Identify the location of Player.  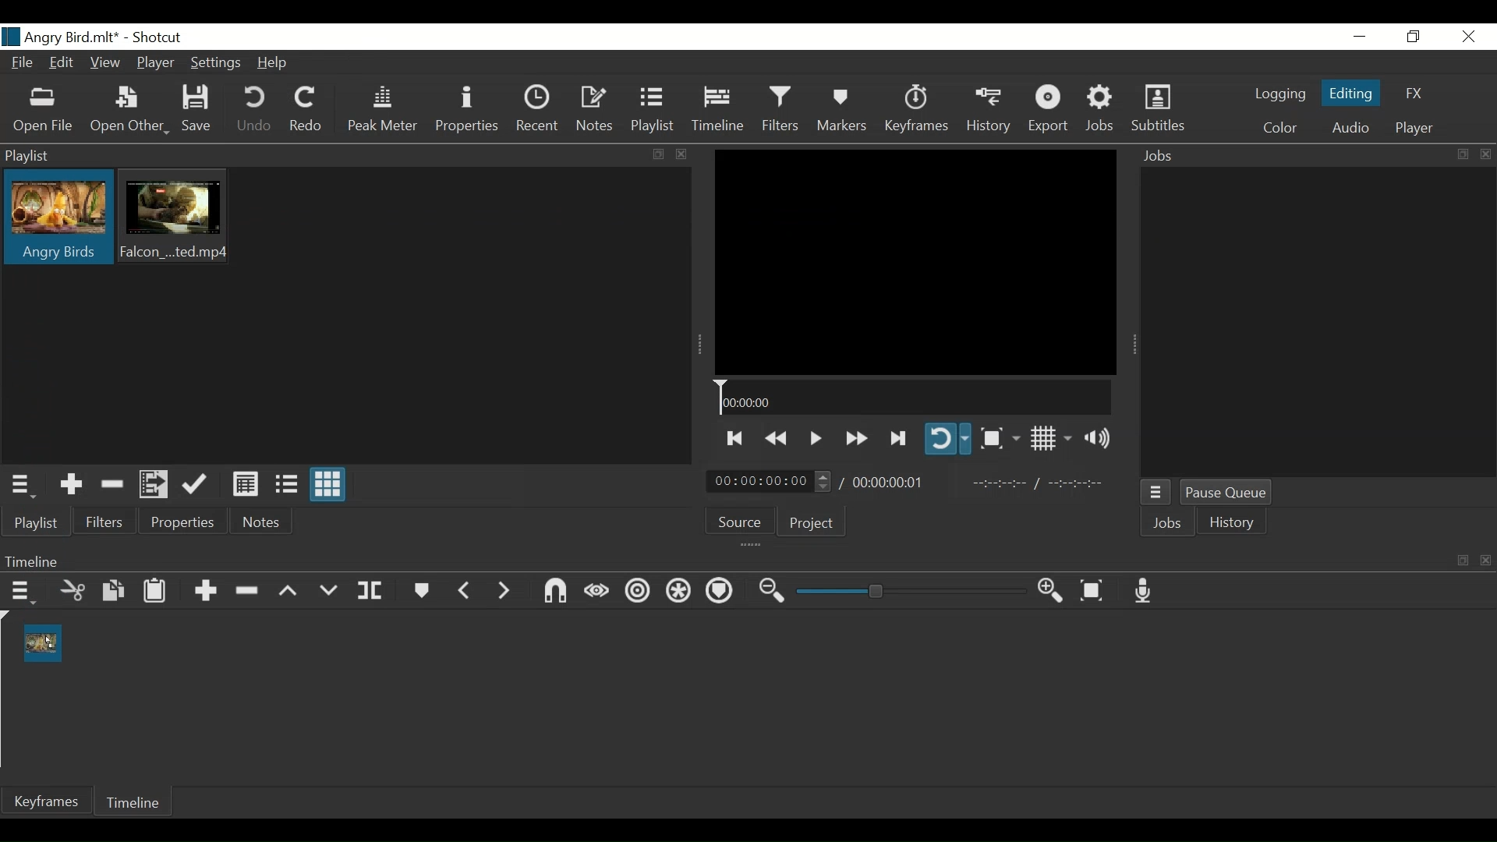
(156, 65).